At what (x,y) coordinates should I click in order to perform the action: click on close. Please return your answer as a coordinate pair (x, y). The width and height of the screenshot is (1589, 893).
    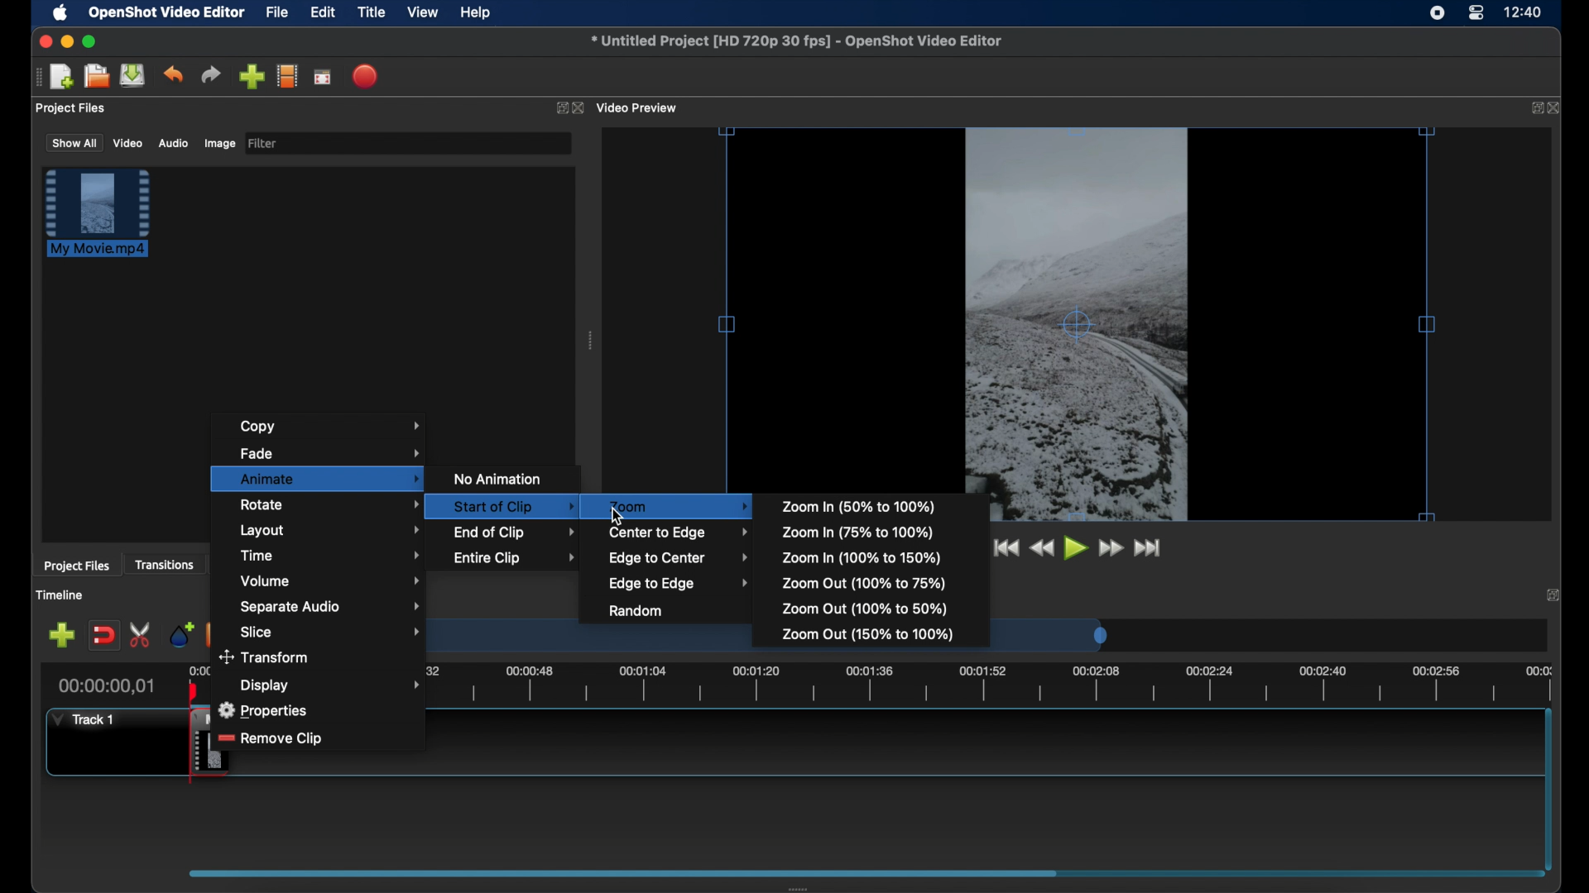
    Looking at the image, I should click on (578, 108).